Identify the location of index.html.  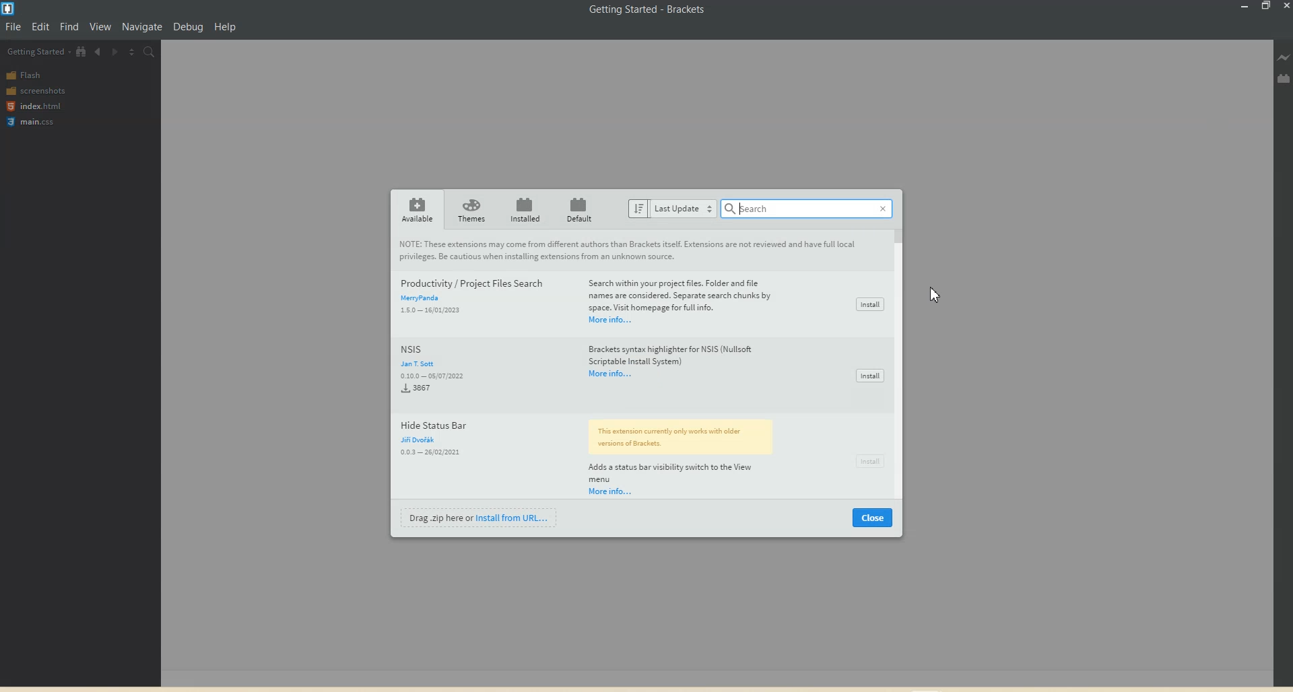
(33, 106).